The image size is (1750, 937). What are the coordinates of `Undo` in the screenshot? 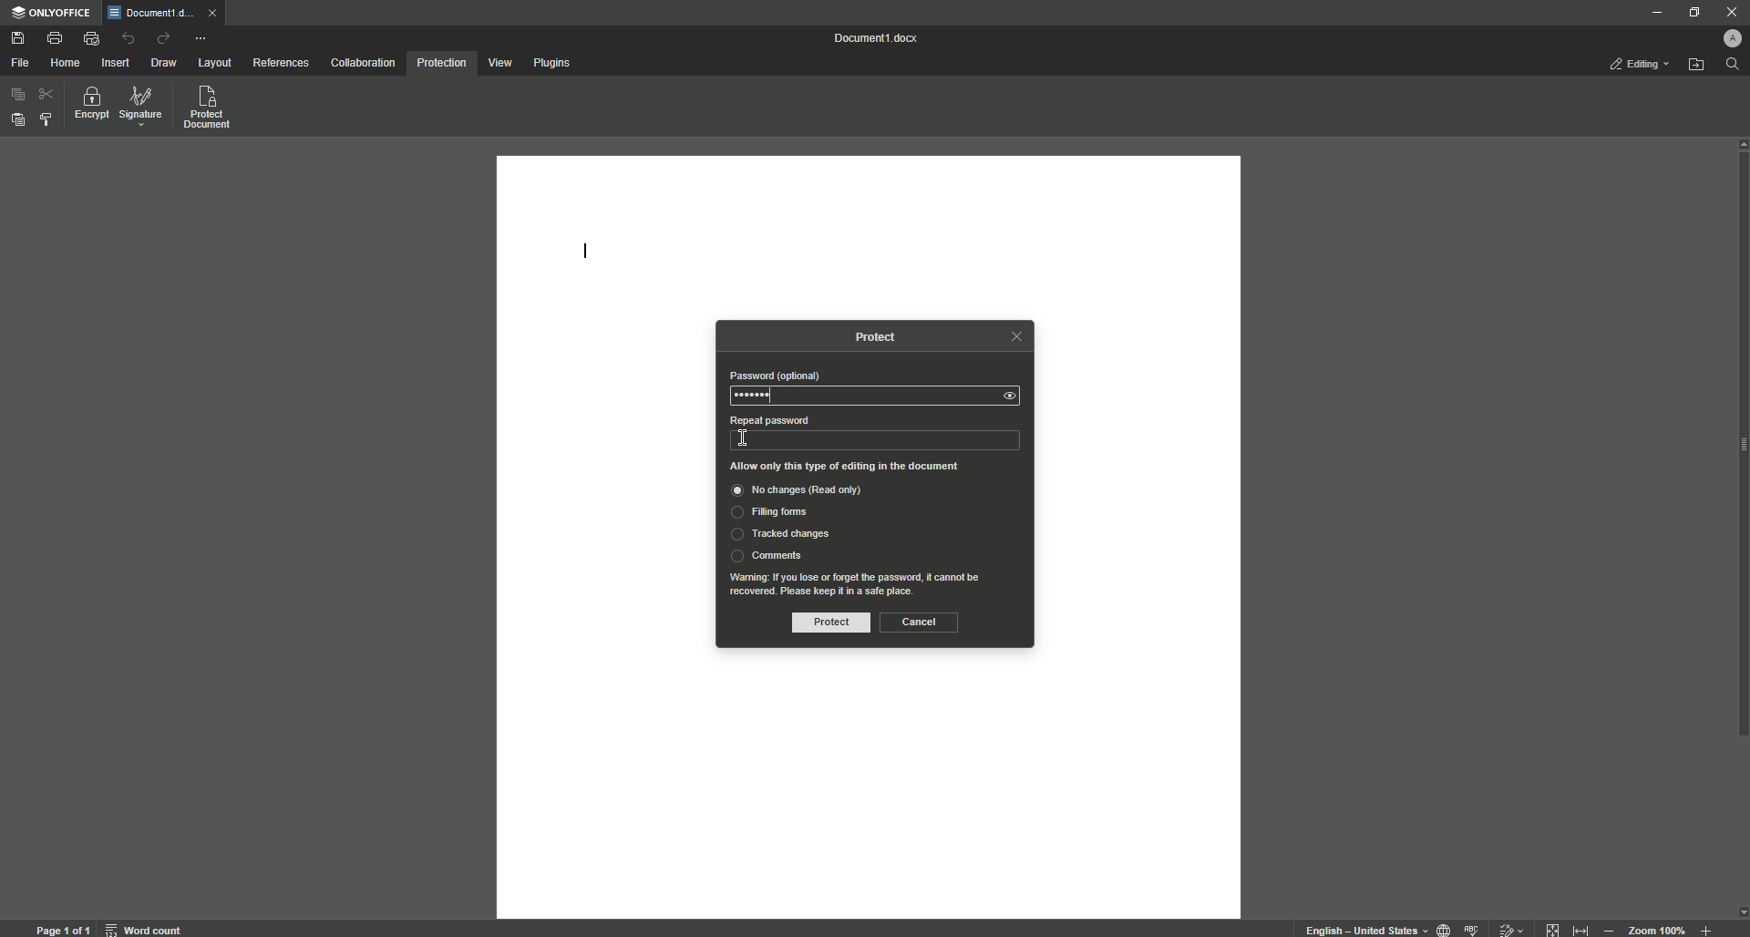 It's located at (129, 39).